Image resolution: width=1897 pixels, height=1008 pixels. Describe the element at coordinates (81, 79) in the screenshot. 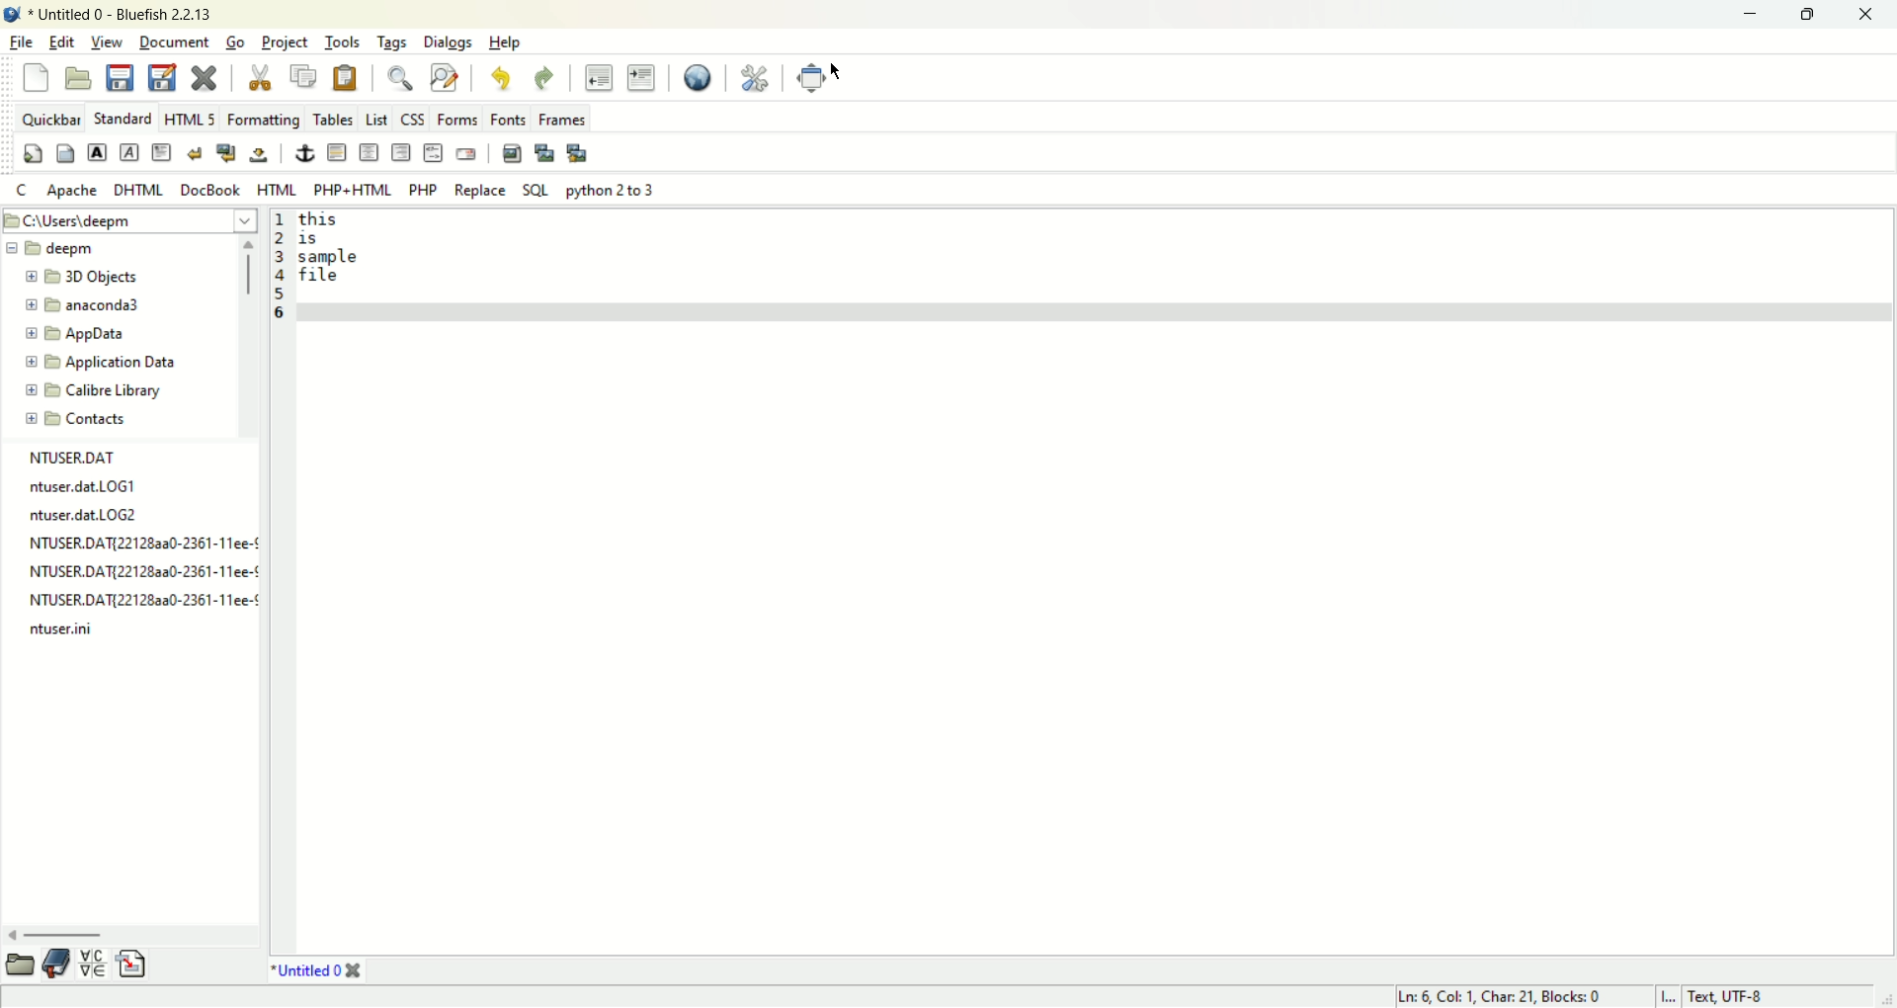

I see `open` at that location.